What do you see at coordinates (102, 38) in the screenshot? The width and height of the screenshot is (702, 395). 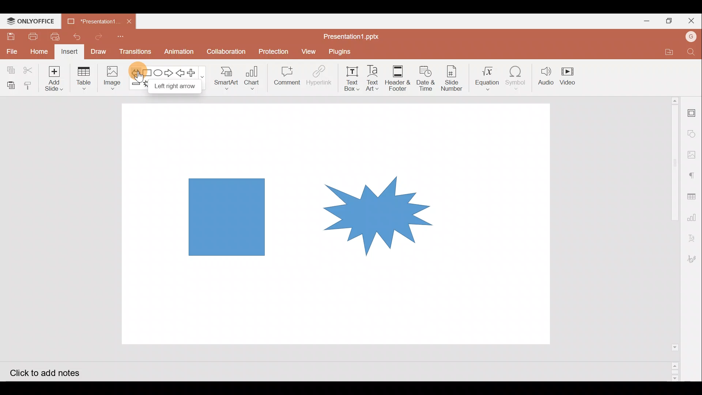 I see `Redo` at bounding box center [102, 38].